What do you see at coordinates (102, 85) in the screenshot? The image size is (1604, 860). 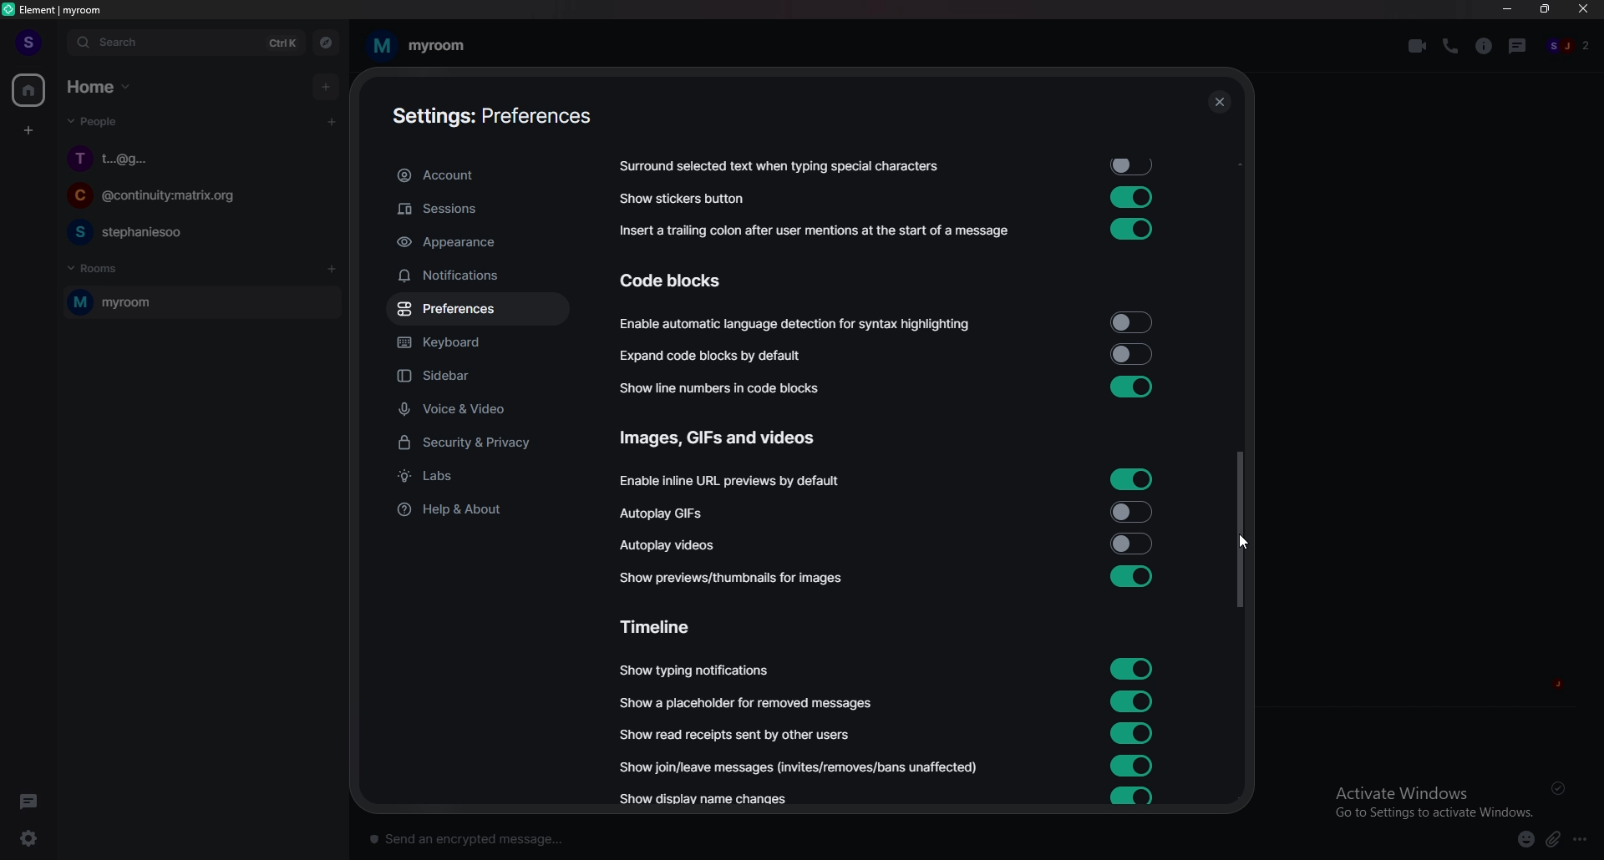 I see `Home` at bounding box center [102, 85].